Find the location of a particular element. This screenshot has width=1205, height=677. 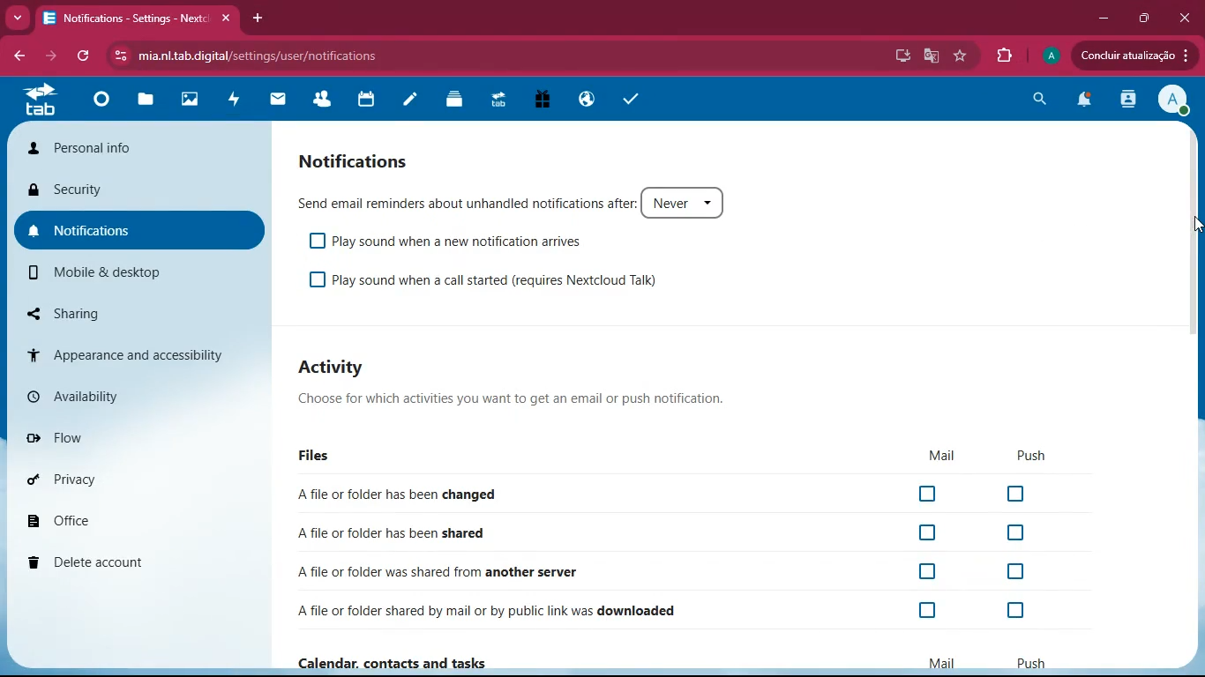

Play sound when a call started is located at coordinates (494, 284).